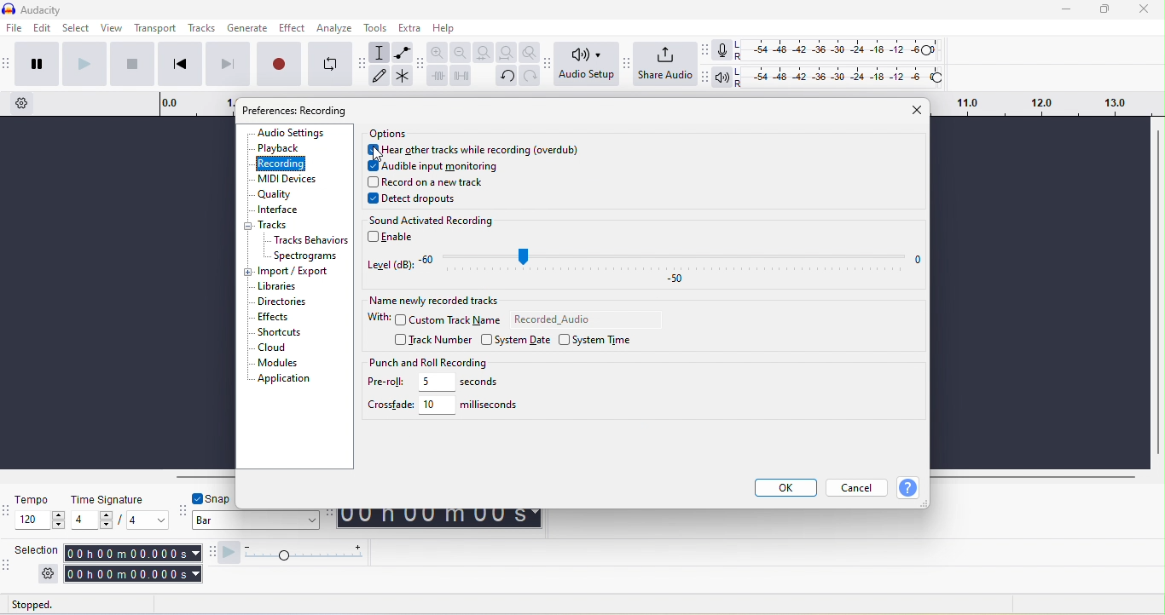 The image size is (1165, 615). I want to click on import/export, so click(291, 272).